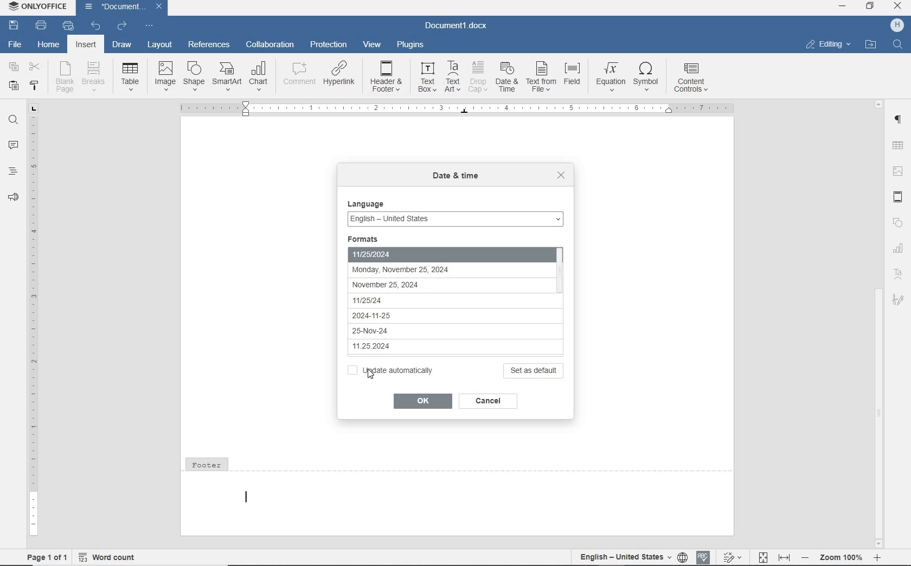 This screenshot has height=566, width=911. I want to click on image, so click(899, 169).